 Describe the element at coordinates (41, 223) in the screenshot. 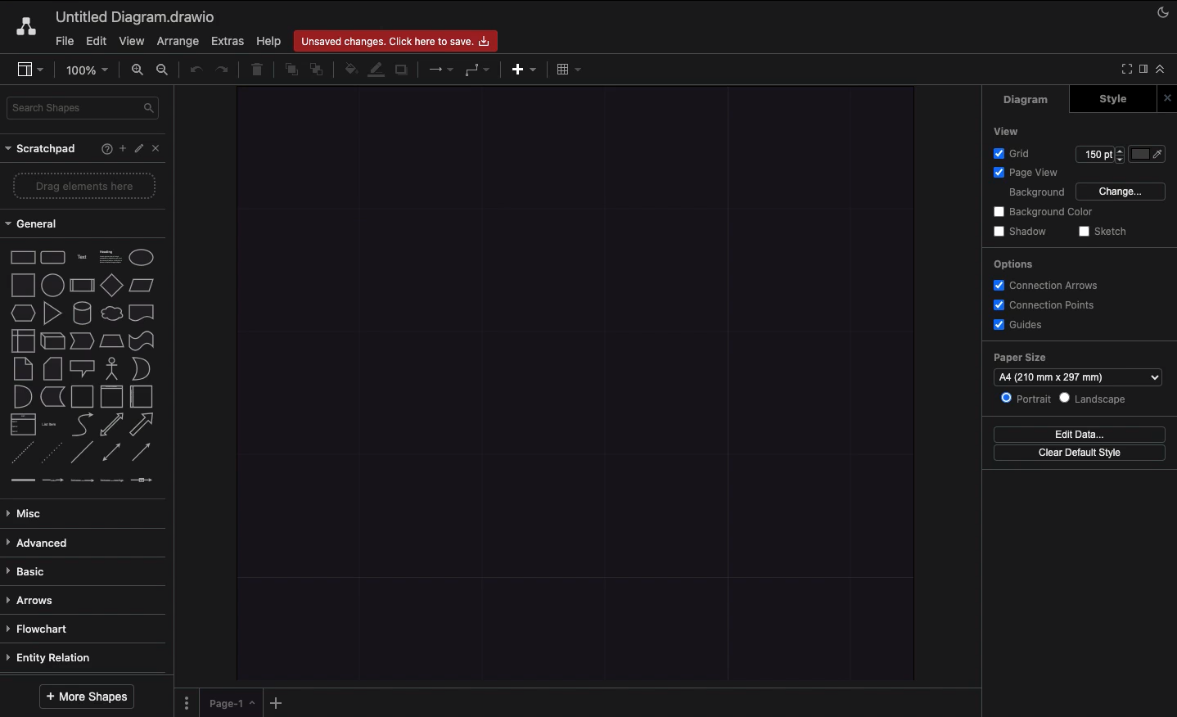

I see `General` at that location.